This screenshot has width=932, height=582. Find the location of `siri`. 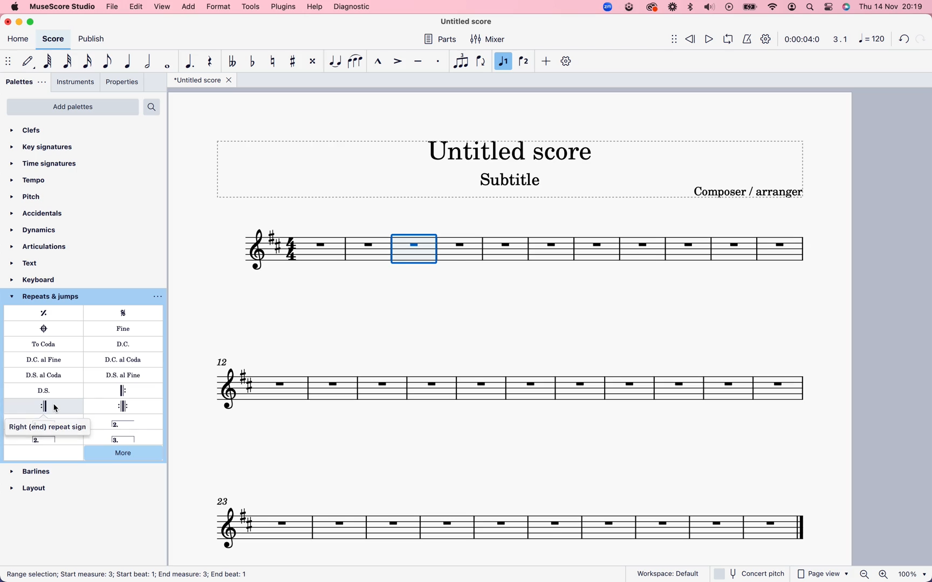

siri is located at coordinates (845, 6).